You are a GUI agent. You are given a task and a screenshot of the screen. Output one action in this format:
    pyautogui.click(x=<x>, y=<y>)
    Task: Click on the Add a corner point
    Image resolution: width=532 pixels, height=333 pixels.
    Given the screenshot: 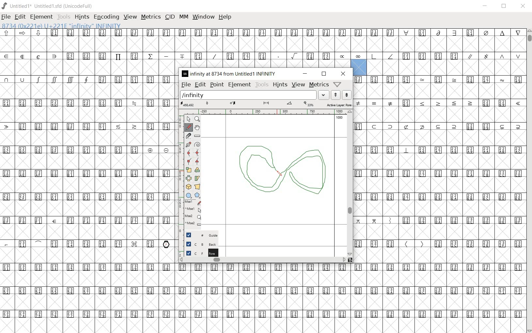 What is the action you would take?
    pyautogui.click(x=189, y=162)
    